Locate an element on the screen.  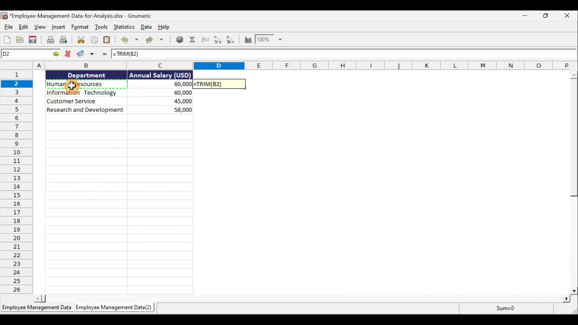
Columns is located at coordinates (368, 65).